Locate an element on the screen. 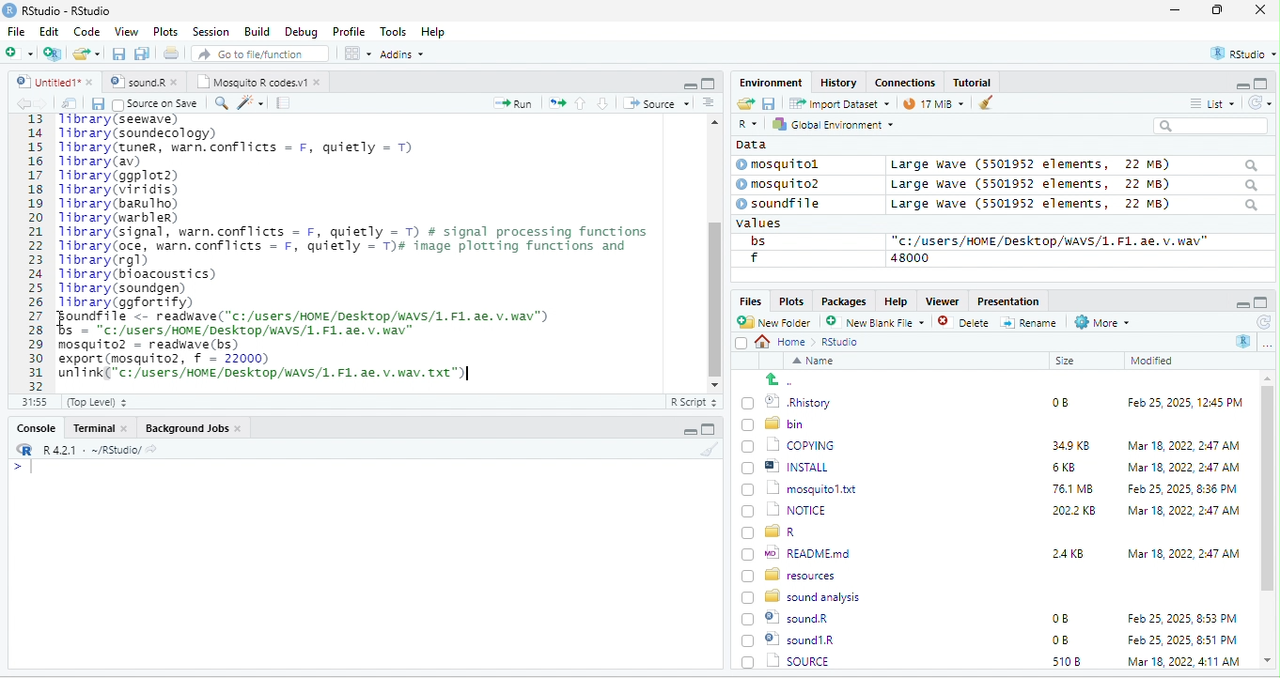 Image resolution: width=1280 pixels, height=678 pixels. 349K8 is located at coordinates (1071, 446).